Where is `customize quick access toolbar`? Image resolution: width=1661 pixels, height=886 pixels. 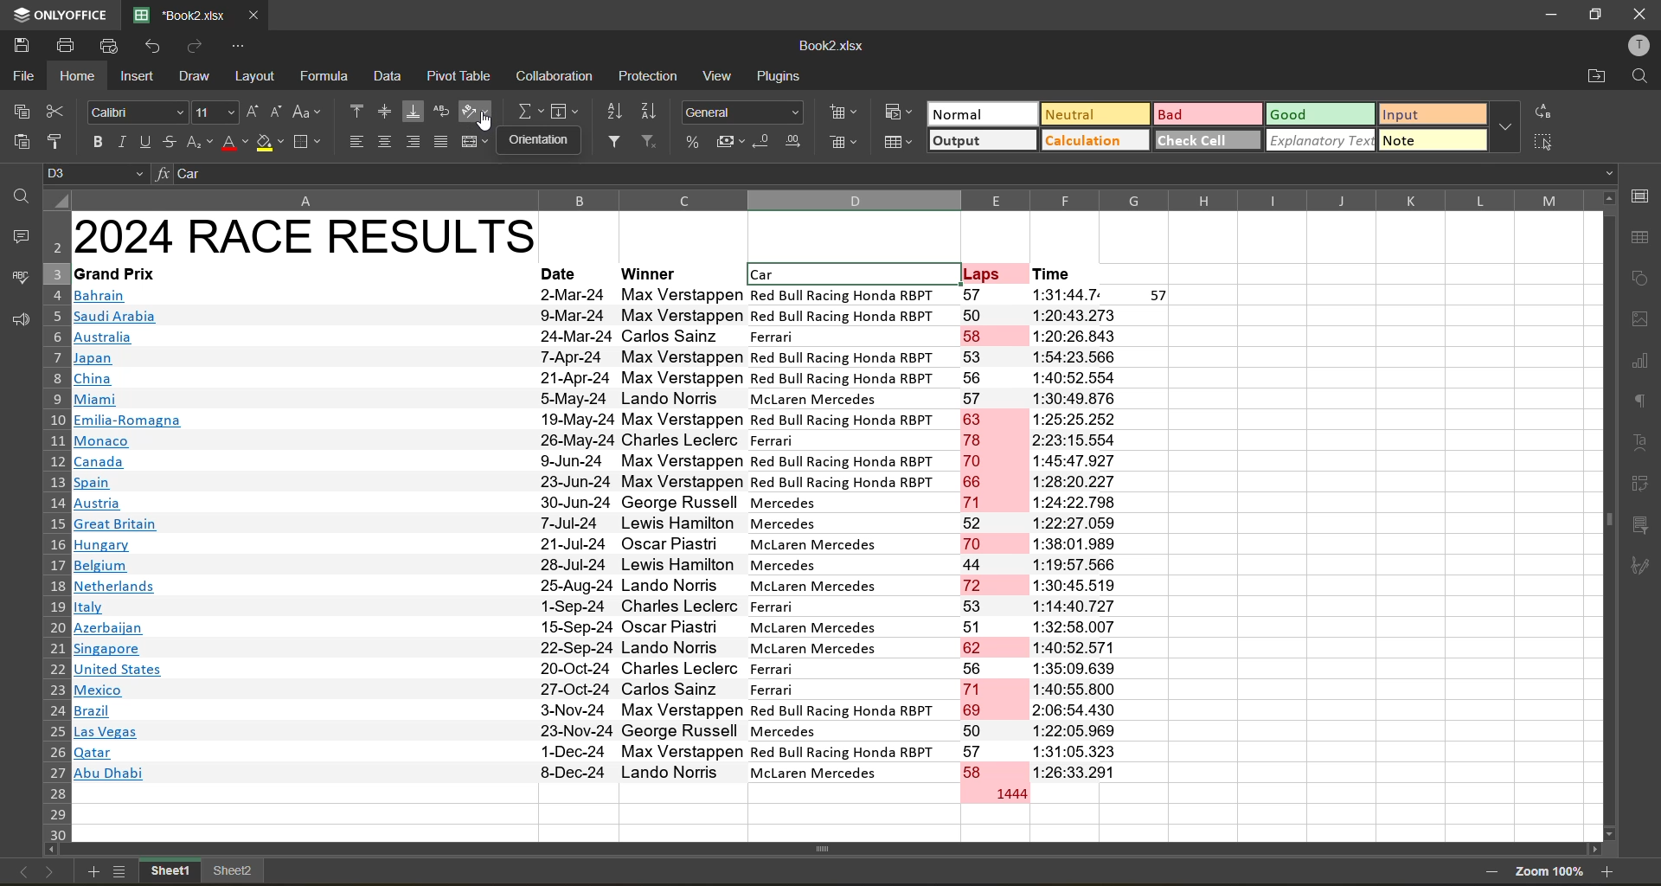
customize quick access toolbar is located at coordinates (232, 46).